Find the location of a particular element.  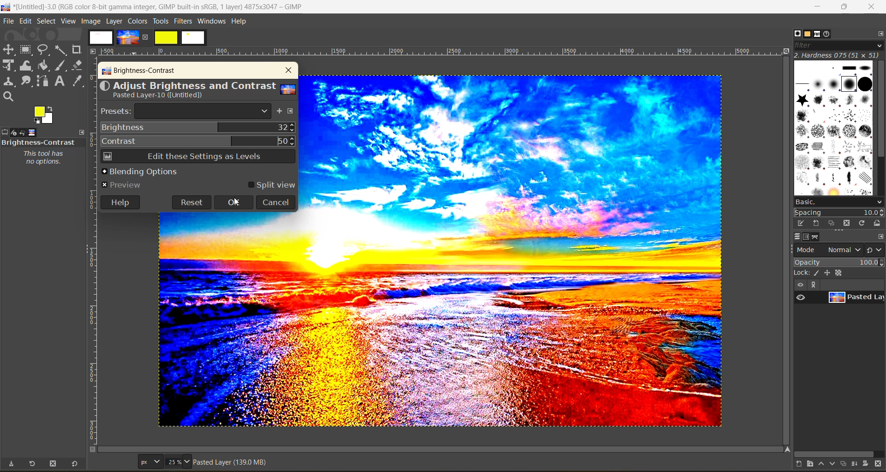

windows is located at coordinates (212, 22).